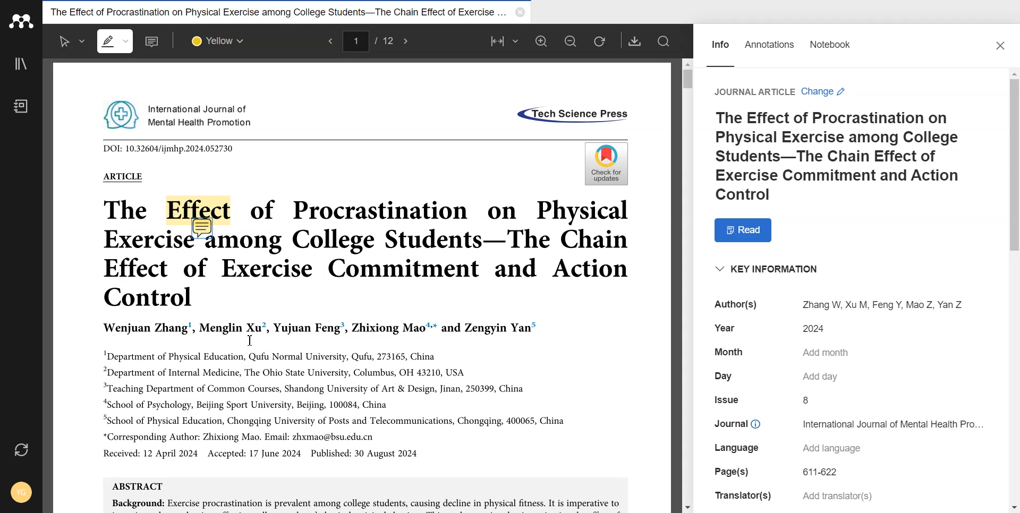 Image resolution: width=1020 pixels, height=513 pixels. What do you see at coordinates (780, 472) in the screenshot?
I see `Page(s) 611-622` at bounding box center [780, 472].